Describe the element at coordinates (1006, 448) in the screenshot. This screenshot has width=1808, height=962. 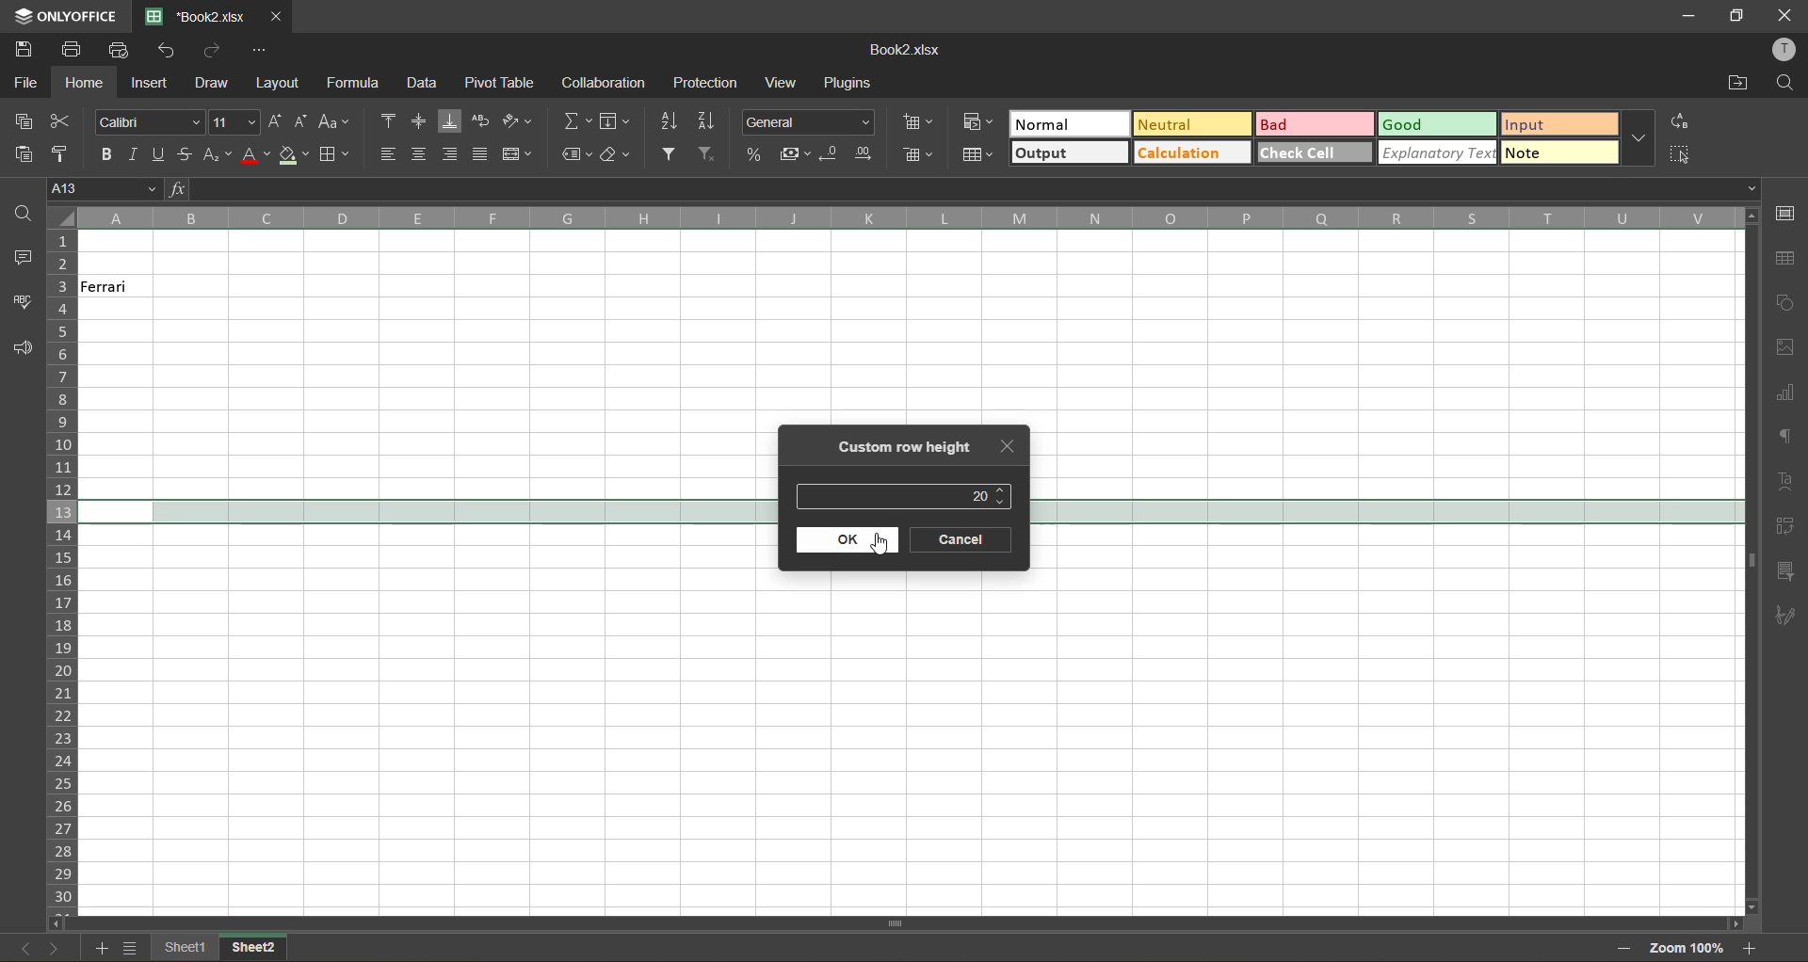
I see `close` at that location.